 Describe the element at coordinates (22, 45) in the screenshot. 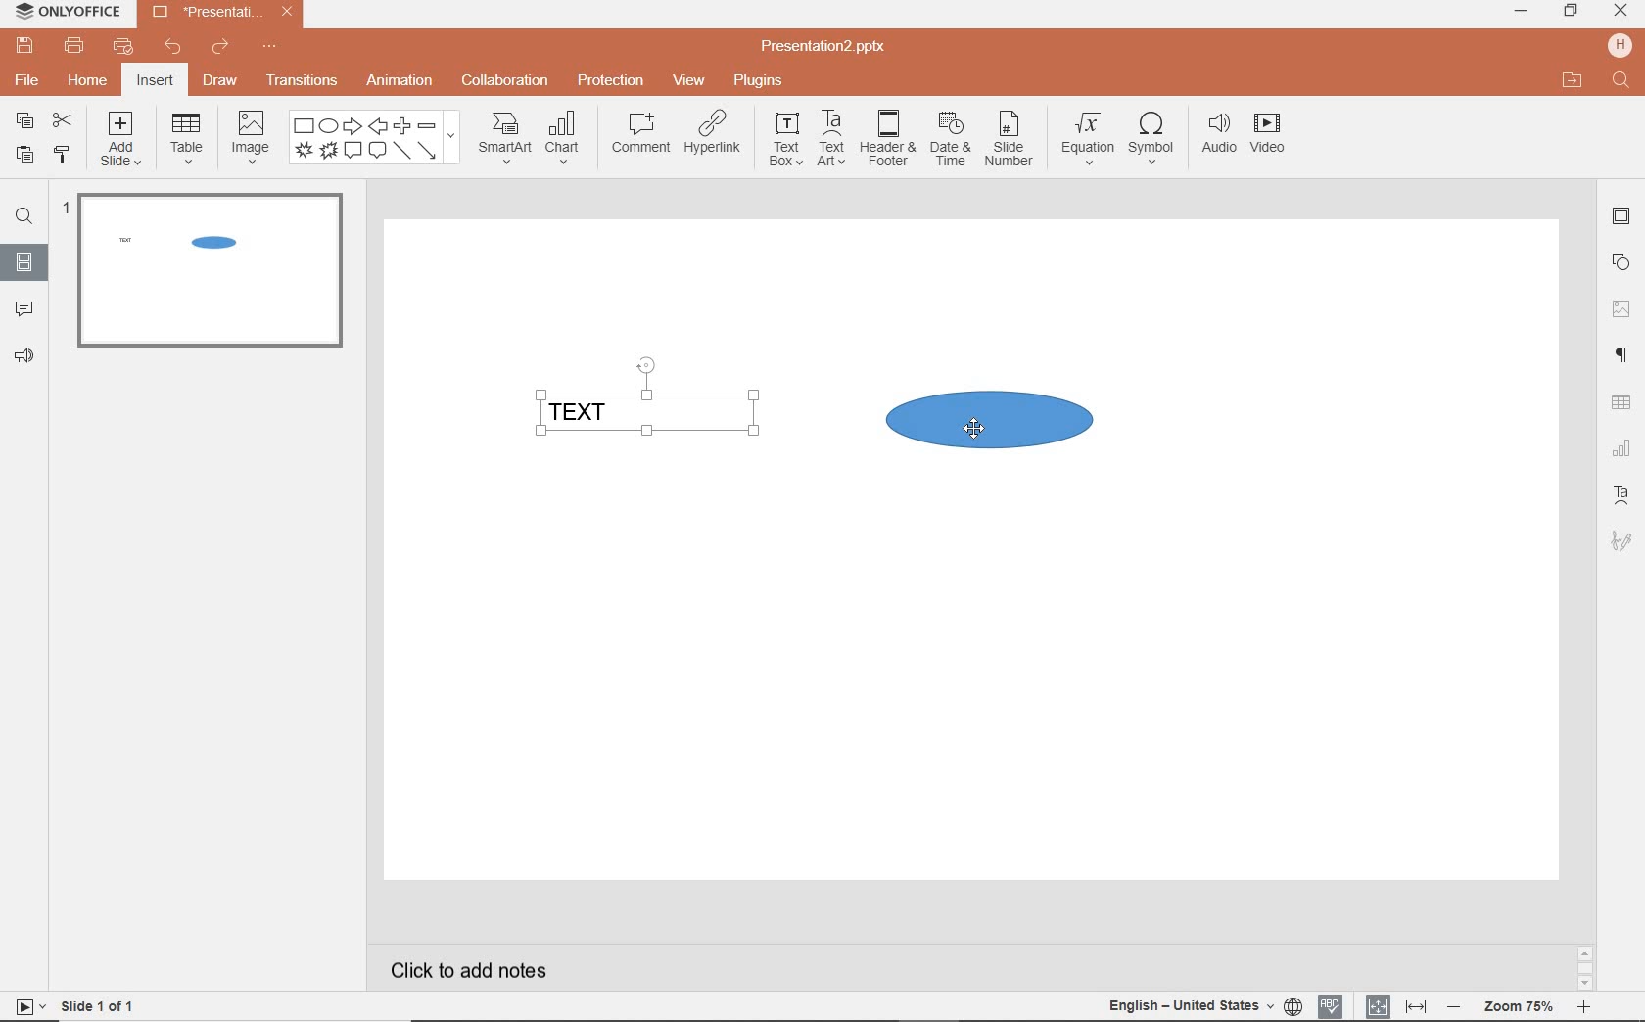

I see `save` at that location.